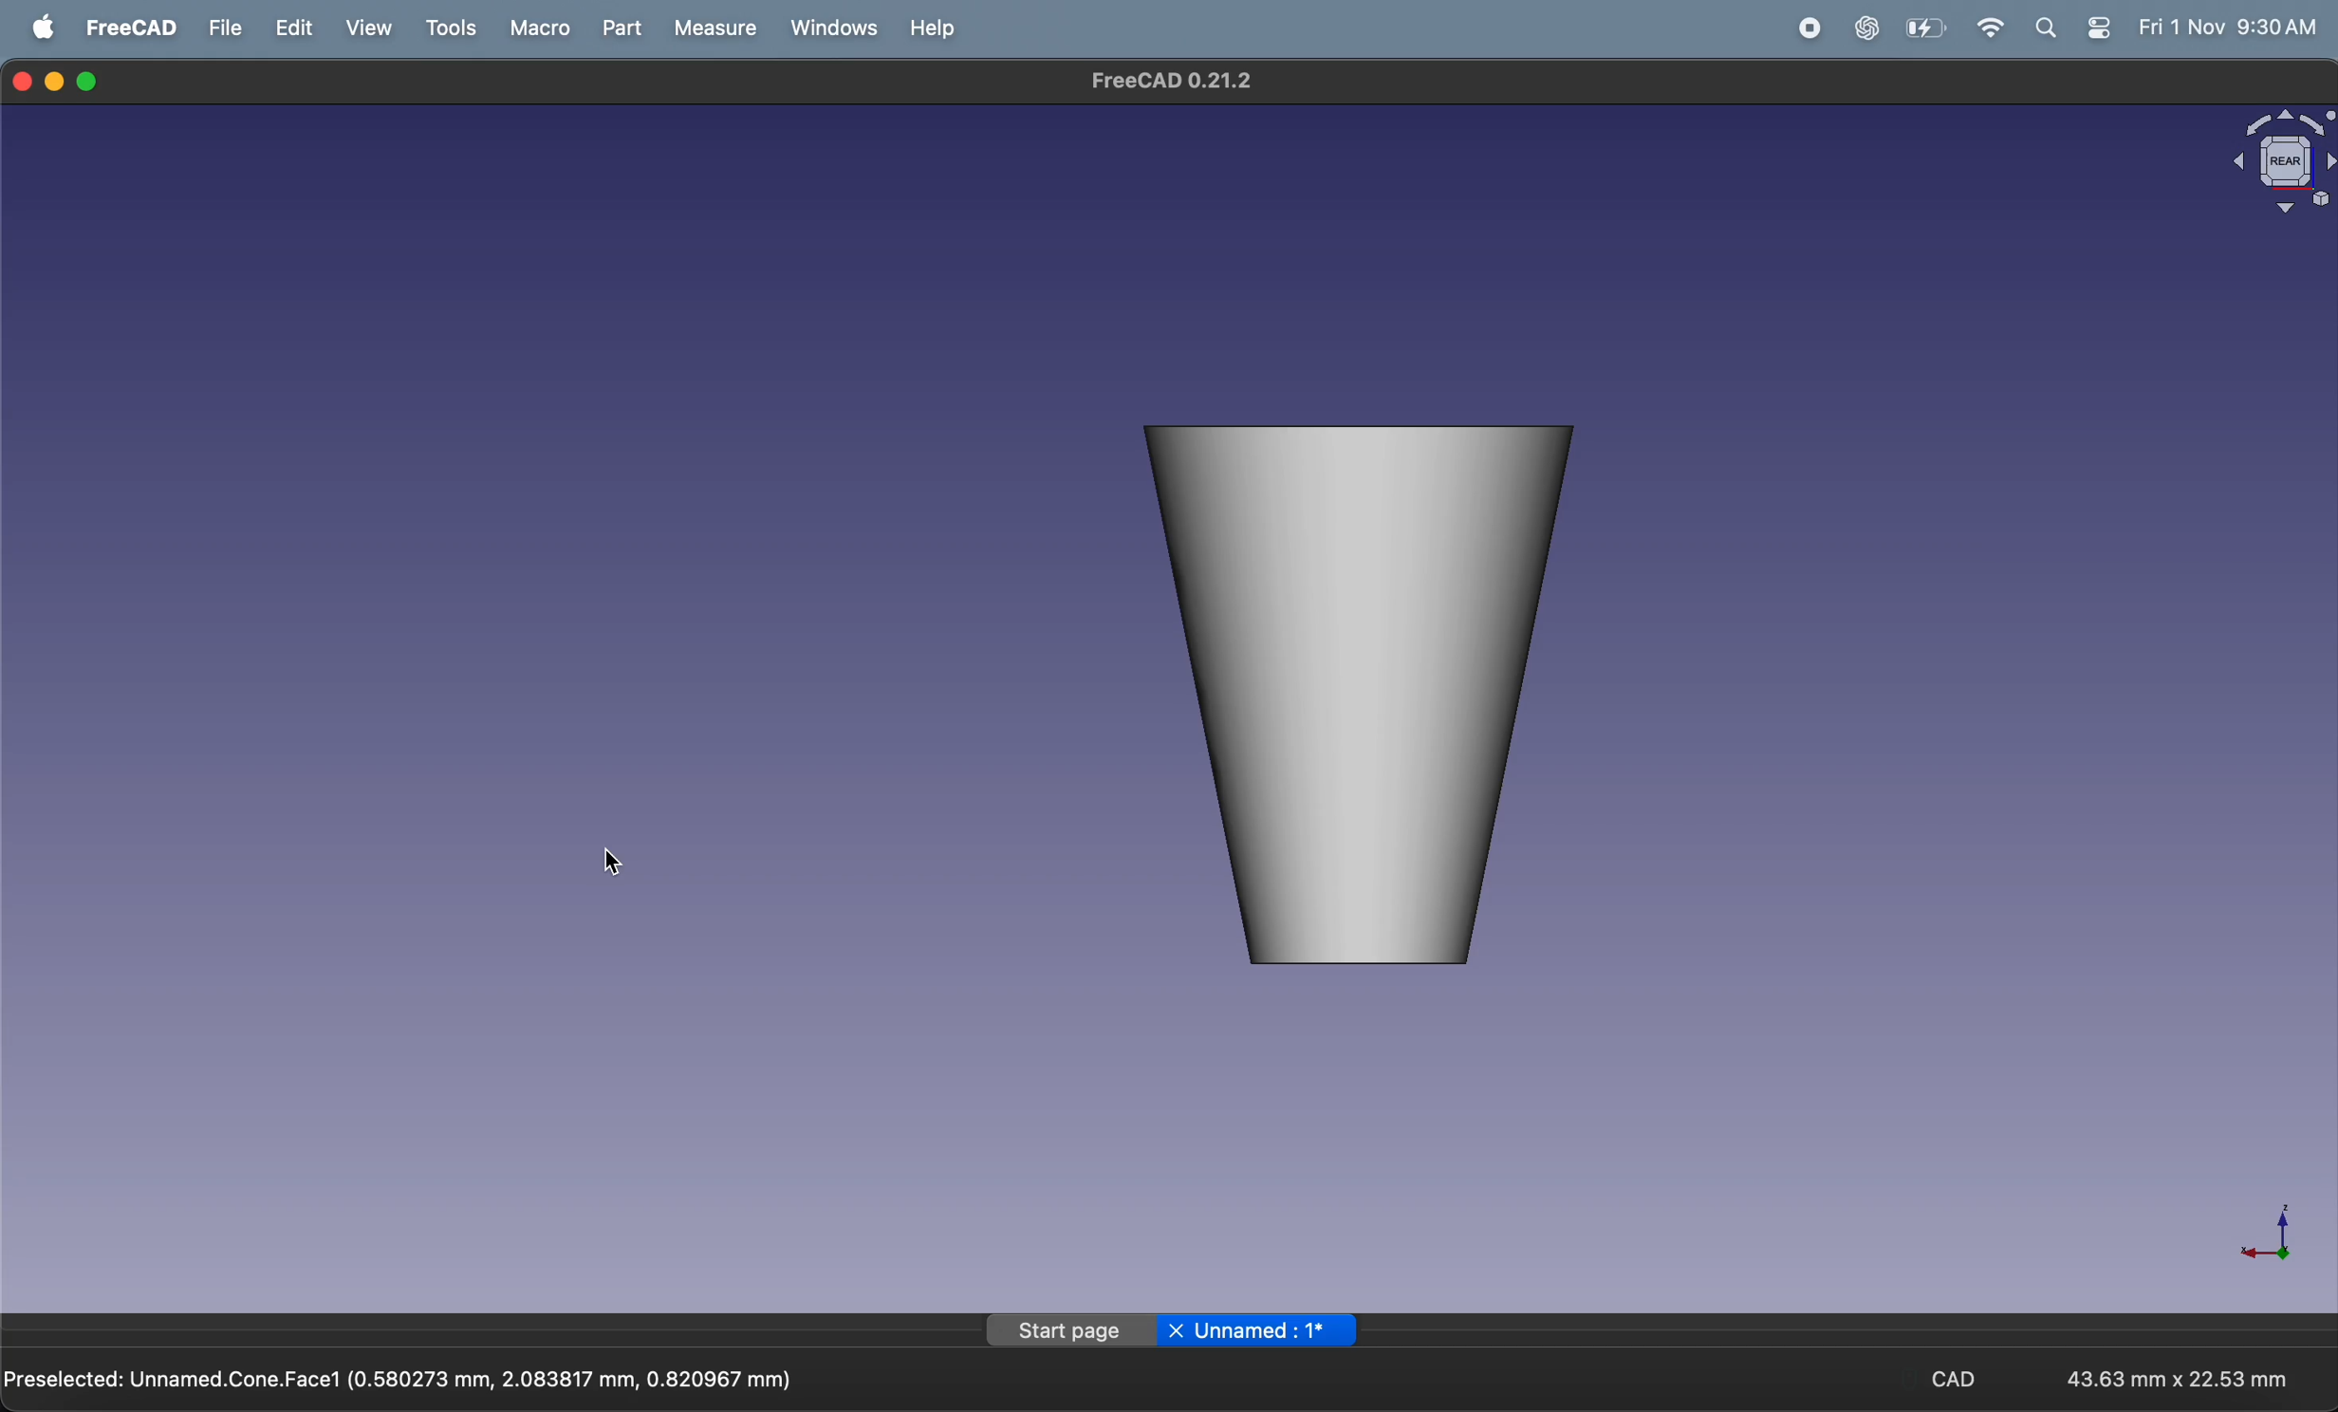 This screenshot has height=1412, width=2338. What do you see at coordinates (227, 28) in the screenshot?
I see `file` at bounding box center [227, 28].